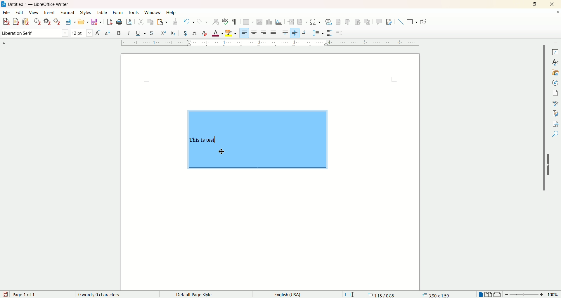 Image resolution: width=561 pixels, height=298 pixels. I want to click on sidebar settings, so click(554, 44).